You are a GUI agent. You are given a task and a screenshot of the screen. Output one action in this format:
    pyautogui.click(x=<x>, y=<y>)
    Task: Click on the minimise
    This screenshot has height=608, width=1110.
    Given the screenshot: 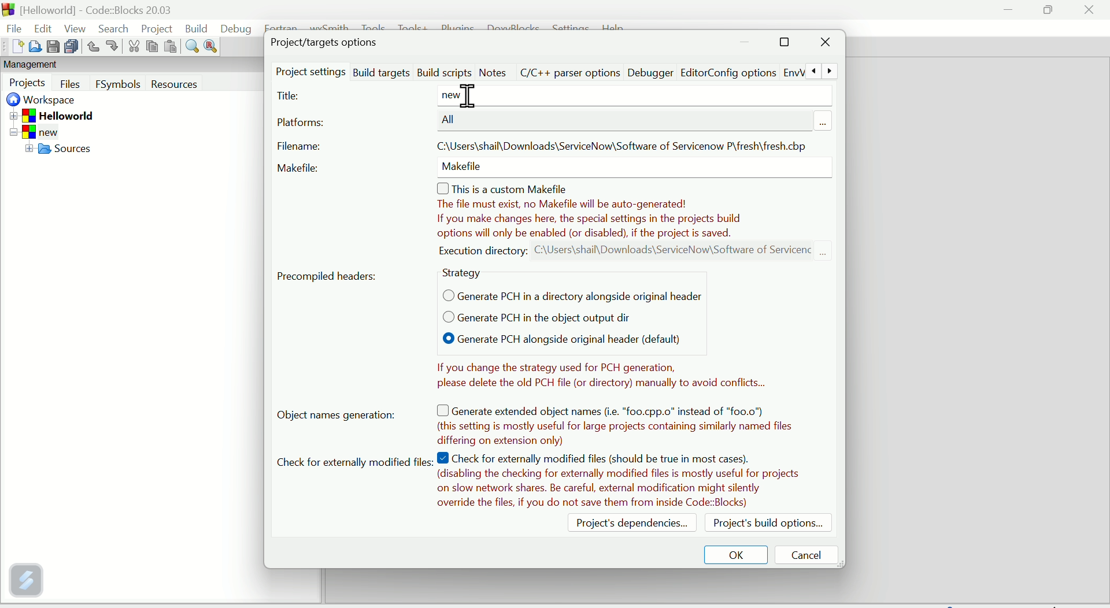 What is the action you would take?
    pyautogui.click(x=746, y=44)
    